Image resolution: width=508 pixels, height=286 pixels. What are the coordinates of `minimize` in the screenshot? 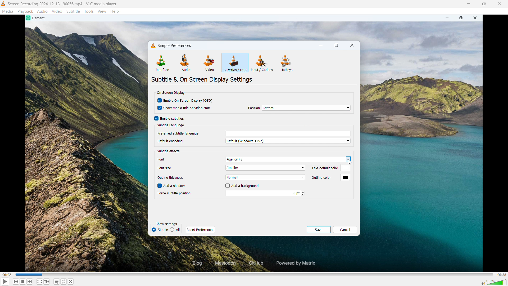 It's located at (321, 46).